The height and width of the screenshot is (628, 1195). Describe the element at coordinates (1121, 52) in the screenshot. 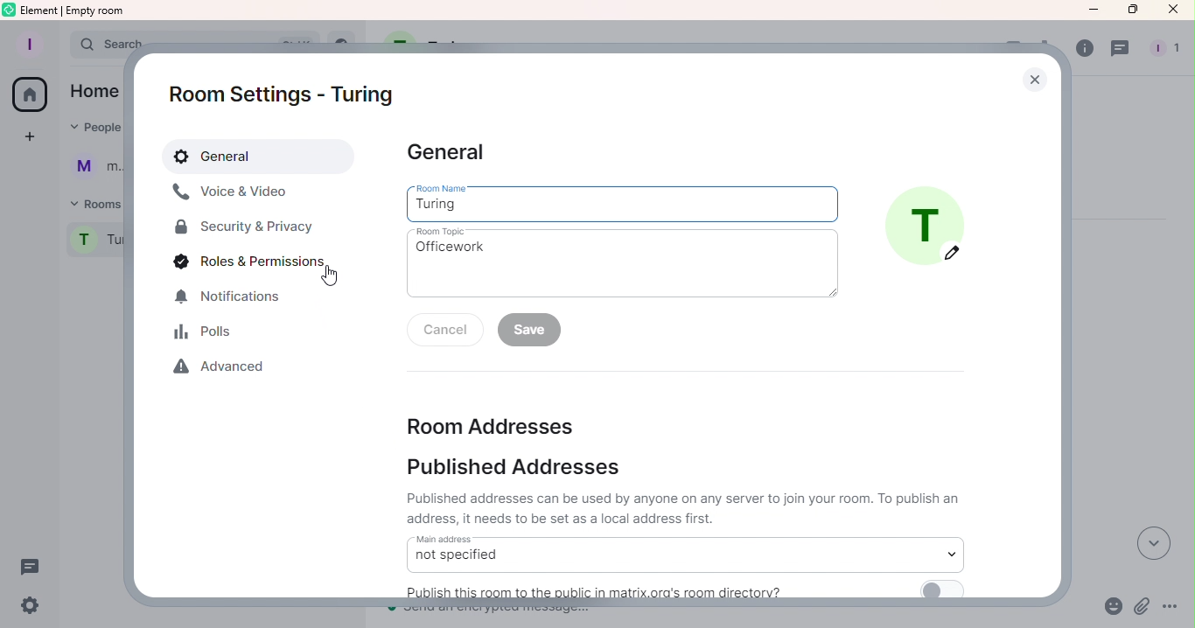

I see `Threads` at that location.